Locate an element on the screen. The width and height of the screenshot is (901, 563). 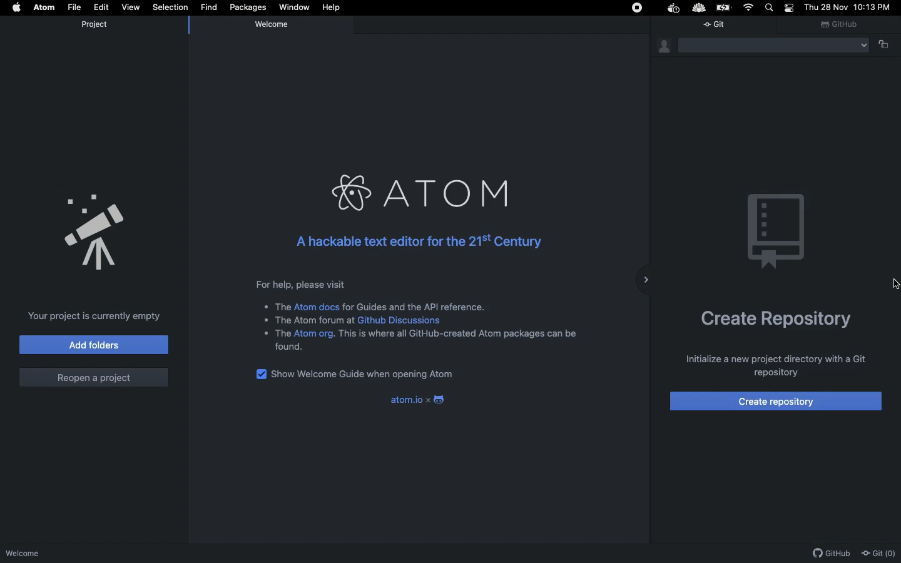
Add folders is located at coordinates (93, 345).